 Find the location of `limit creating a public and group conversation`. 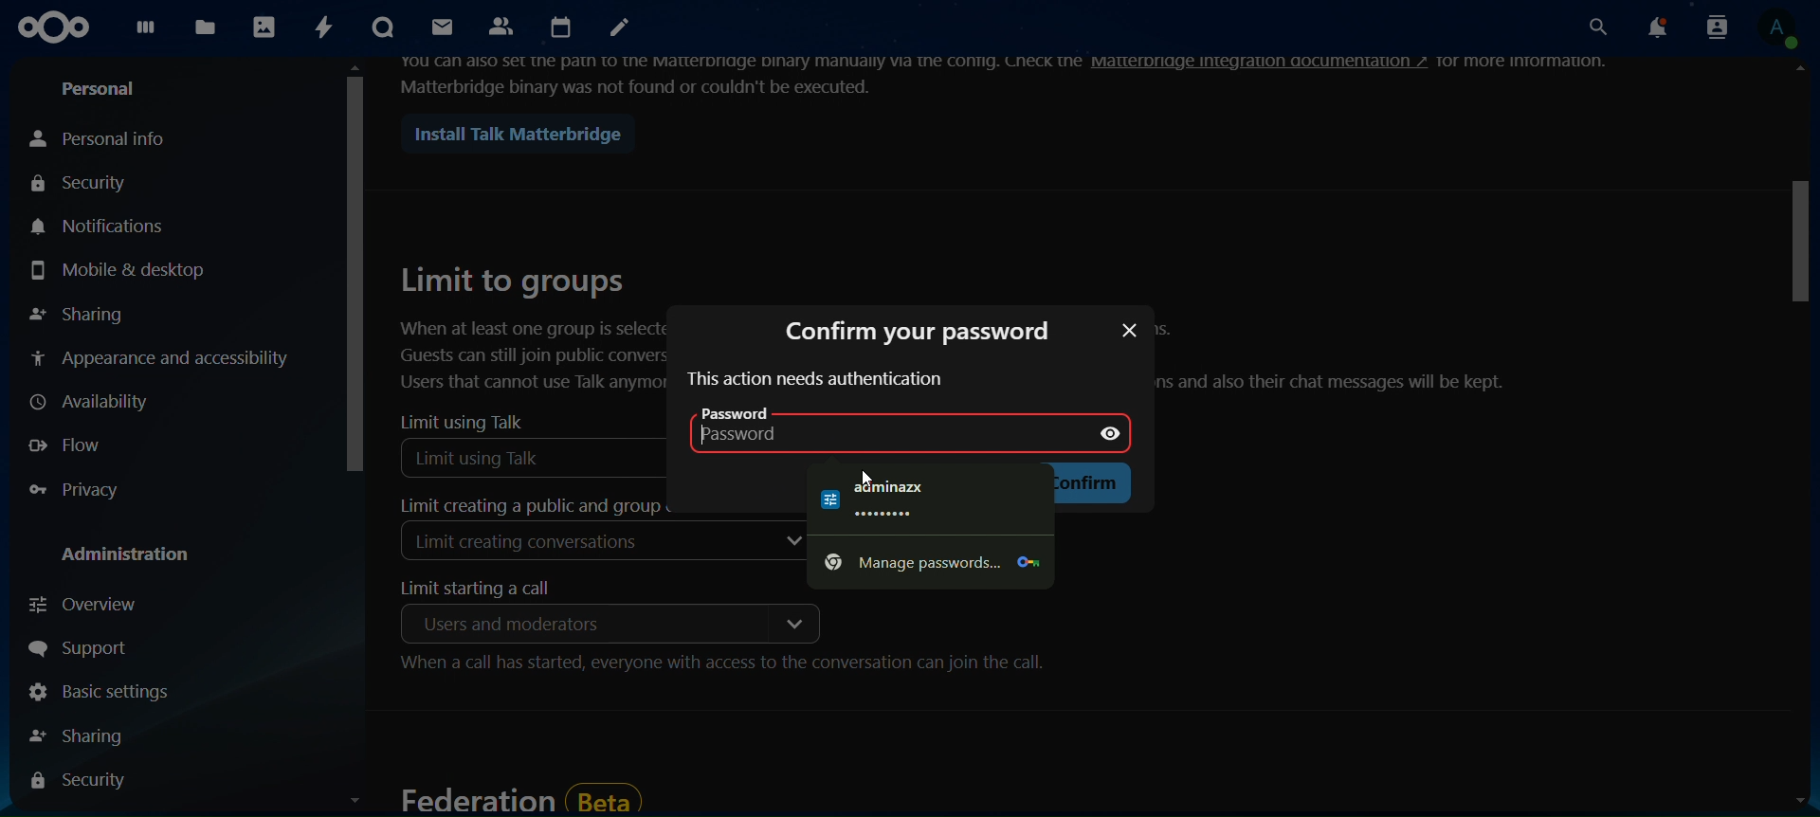

limit creating a public and group conversation is located at coordinates (522, 506).